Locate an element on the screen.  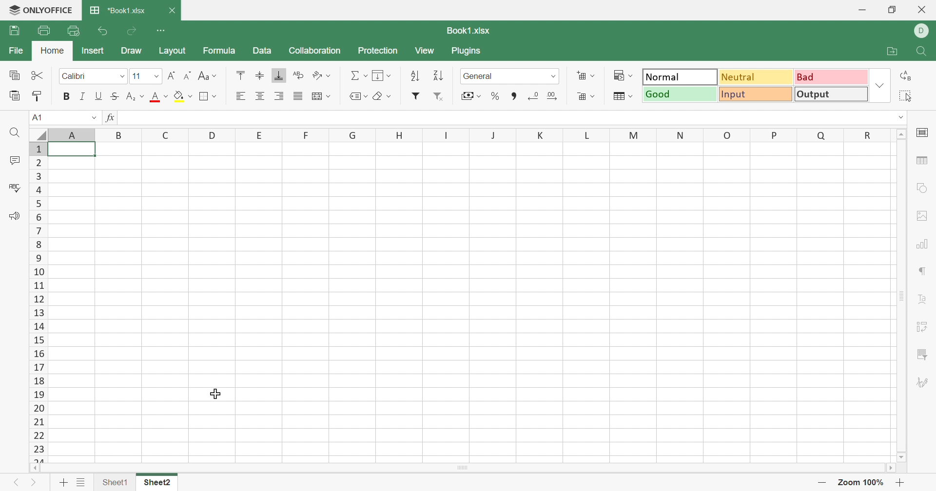
Normal is located at coordinates (679, 77).